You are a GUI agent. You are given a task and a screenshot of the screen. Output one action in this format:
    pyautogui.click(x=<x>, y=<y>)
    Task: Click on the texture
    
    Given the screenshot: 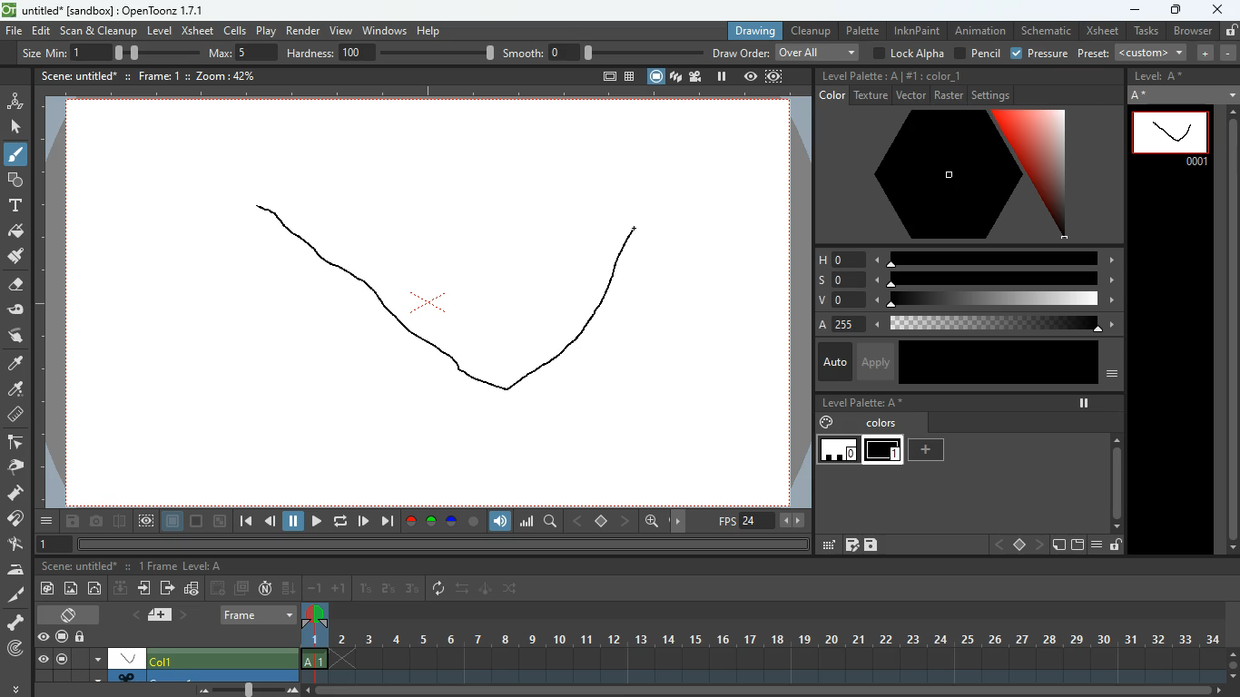 What is the action you would take?
    pyautogui.click(x=871, y=95)
    